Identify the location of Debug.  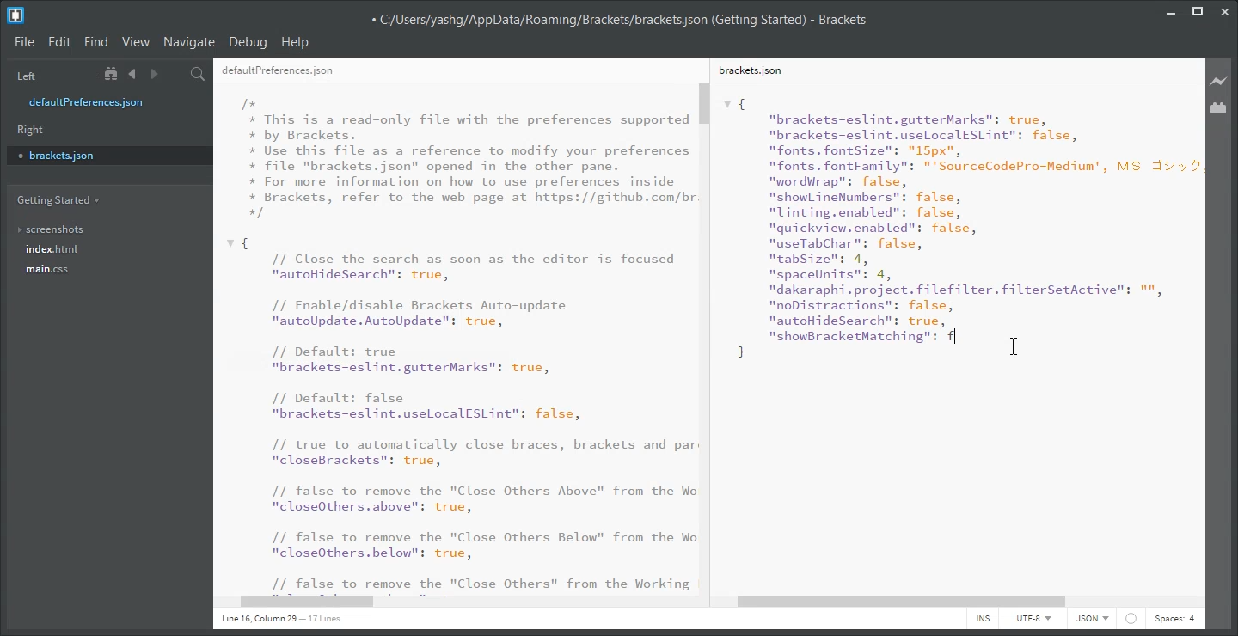
(248, 43).